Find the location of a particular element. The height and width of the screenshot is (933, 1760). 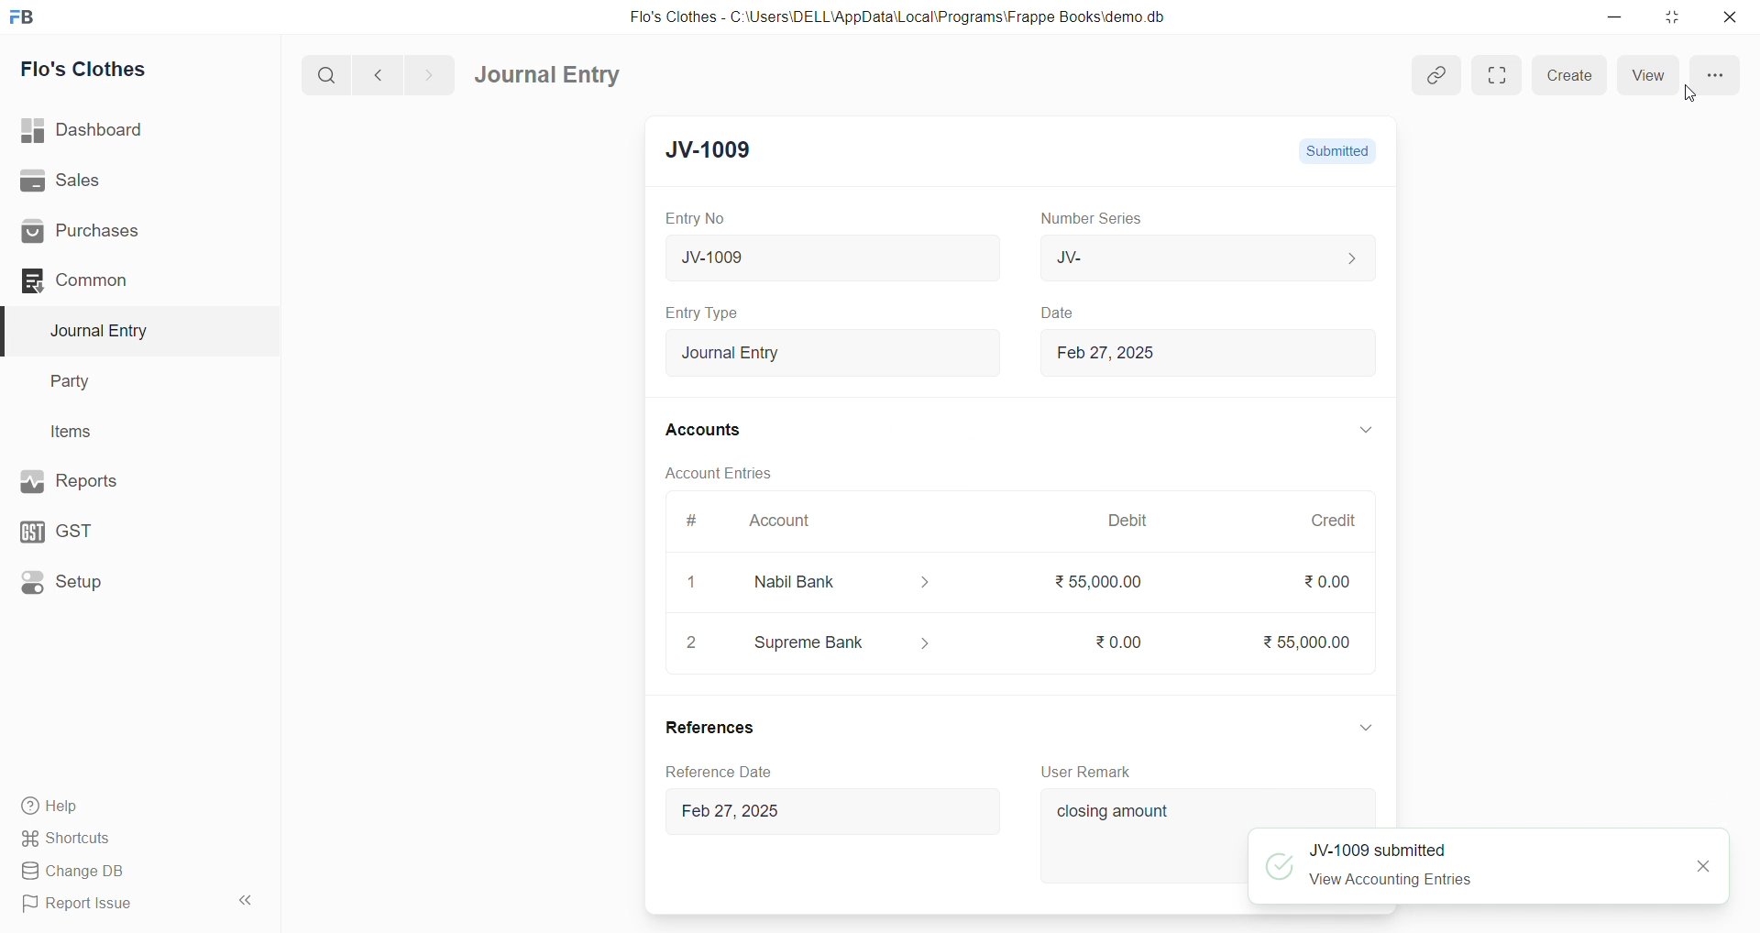

JV-1009 submitted is located at coordinates (1377, 846).